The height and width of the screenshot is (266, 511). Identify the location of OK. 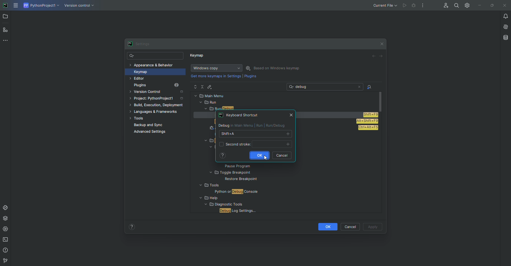
(327, 226).